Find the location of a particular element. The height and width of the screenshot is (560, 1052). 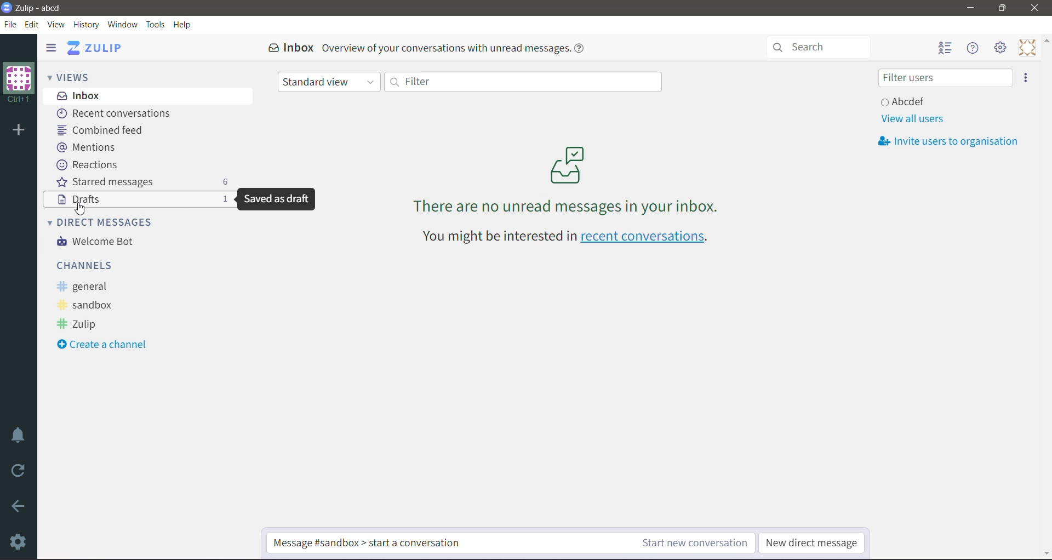

Application Name - Organization Name is located at coordinates (45, 8).